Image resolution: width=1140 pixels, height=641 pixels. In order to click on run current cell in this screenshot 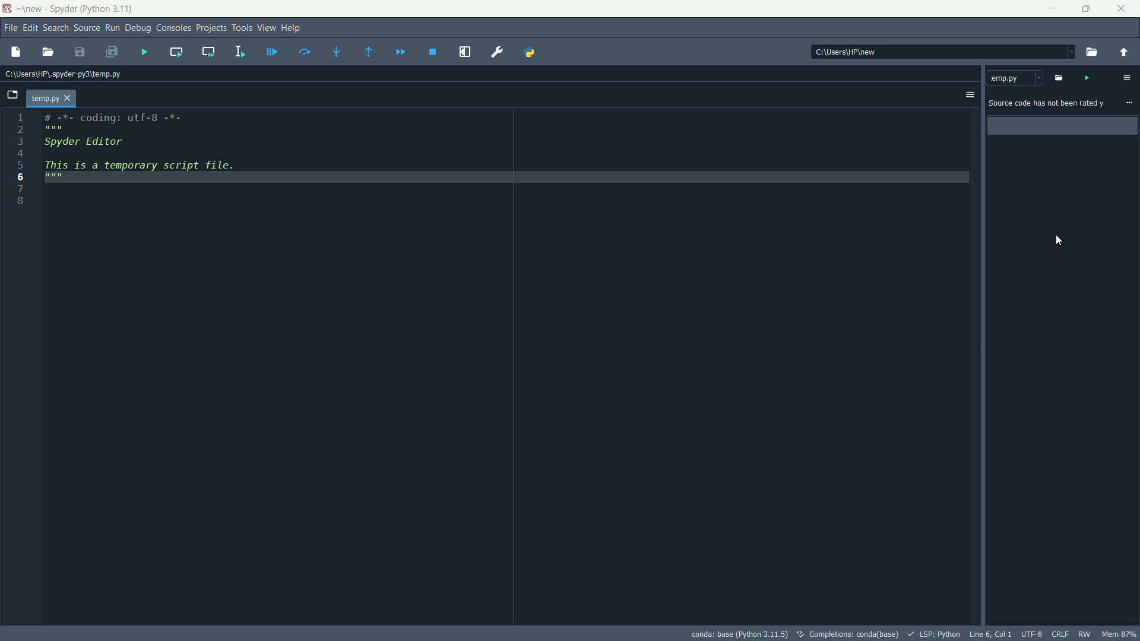, I will do `click(177, 51)`.